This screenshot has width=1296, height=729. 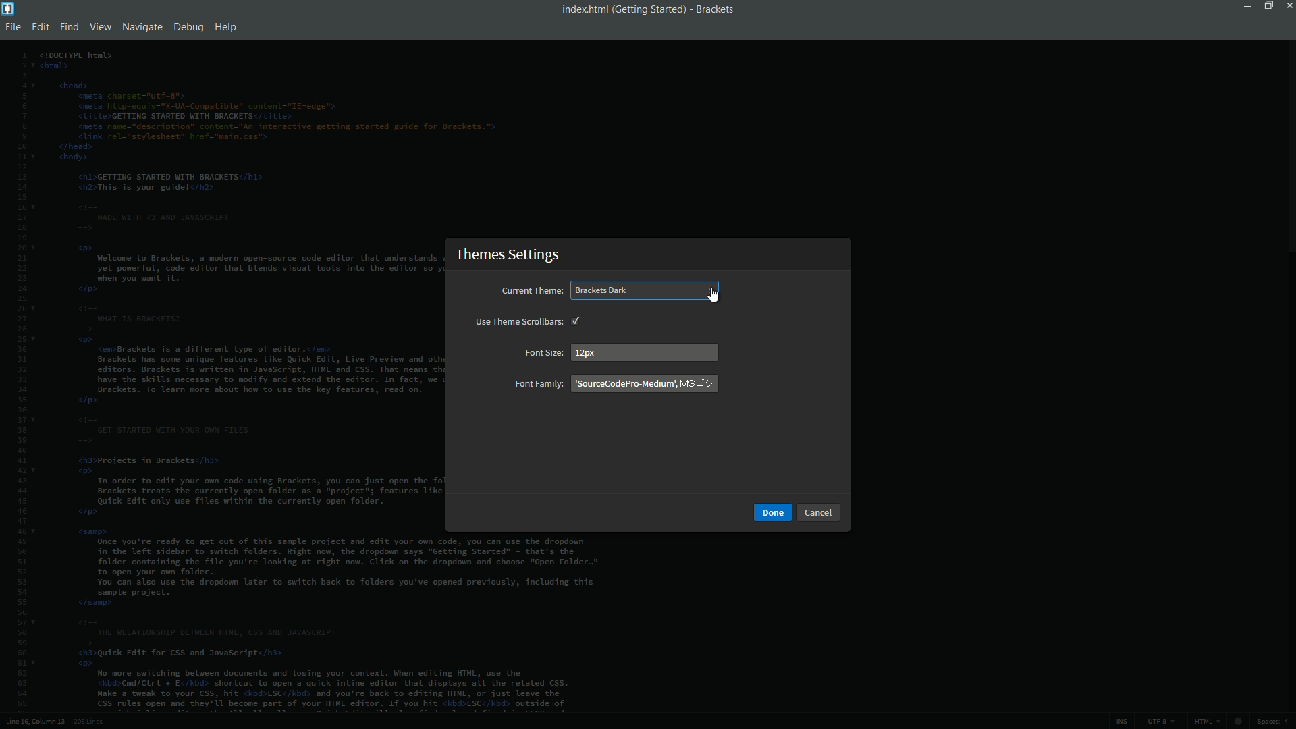 I want to click on file format, so click(x=1209, y=722).